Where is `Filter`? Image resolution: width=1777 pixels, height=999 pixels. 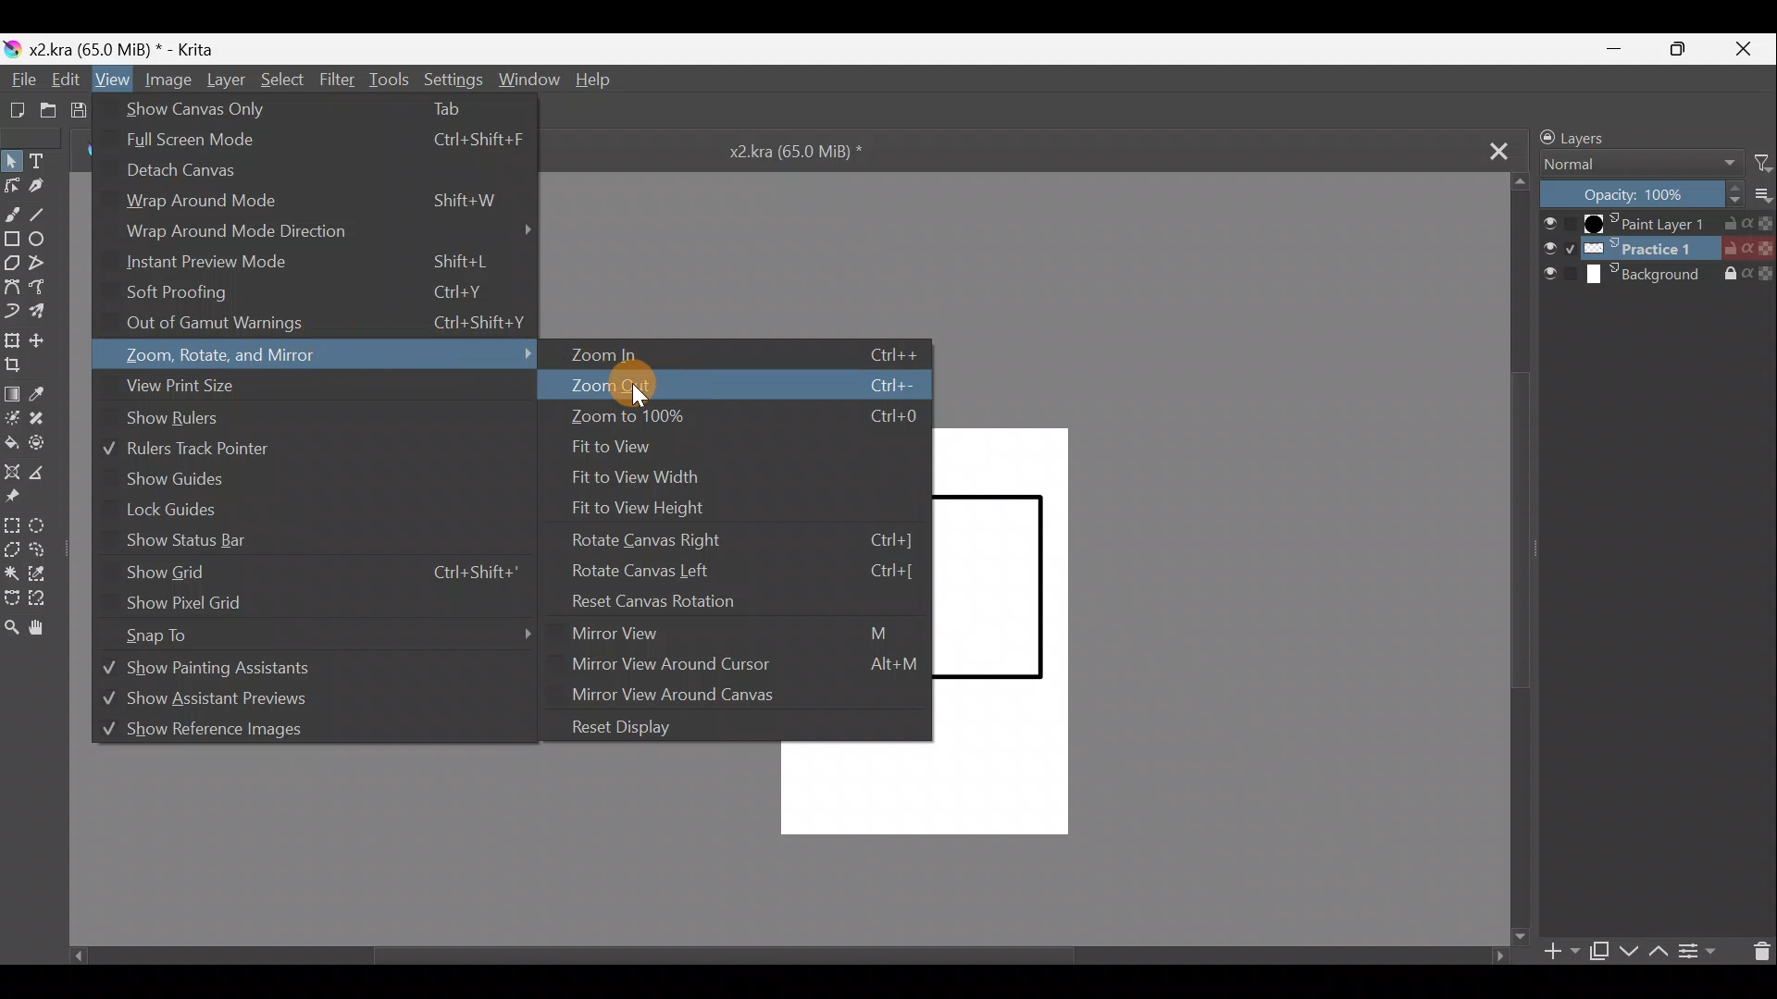
Filter is located at coordinates (338, 79).